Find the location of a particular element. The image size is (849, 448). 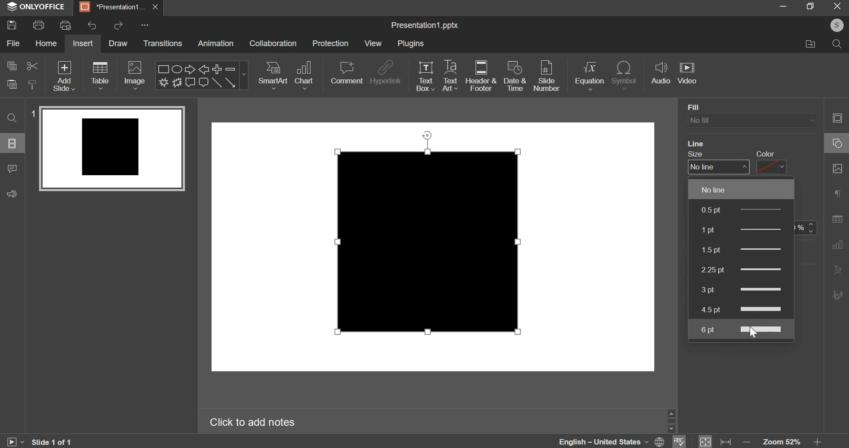

chart is located at coordinates (303, 75).